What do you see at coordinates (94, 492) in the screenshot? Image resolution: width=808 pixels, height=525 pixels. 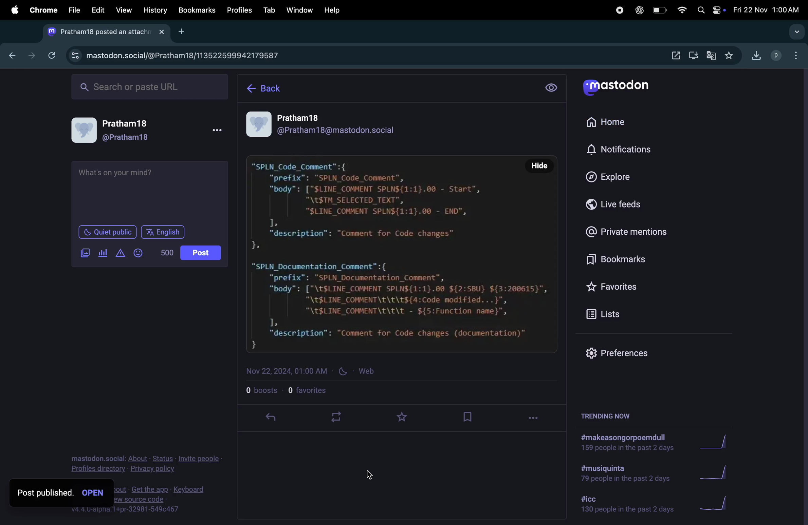 I see `cursor` at bounding box center [94, 492].